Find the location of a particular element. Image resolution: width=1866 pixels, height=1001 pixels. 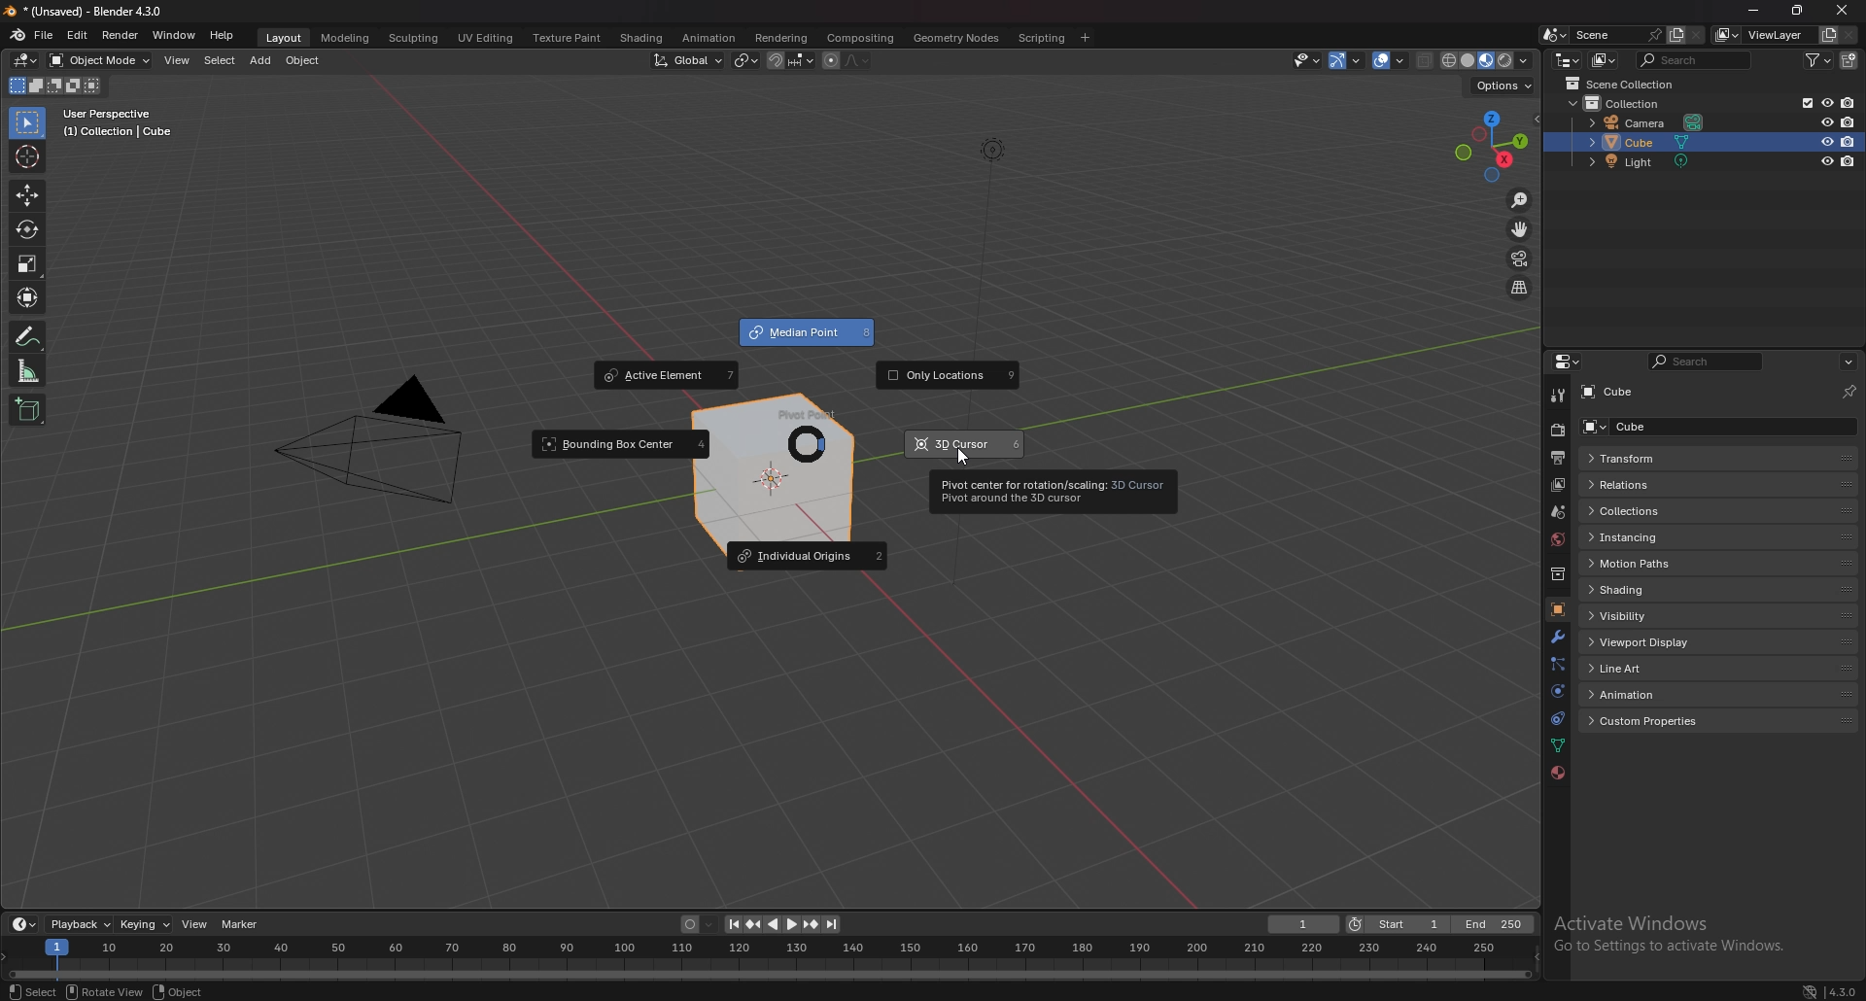

transformation orientation is located at coordinates (689, 60).